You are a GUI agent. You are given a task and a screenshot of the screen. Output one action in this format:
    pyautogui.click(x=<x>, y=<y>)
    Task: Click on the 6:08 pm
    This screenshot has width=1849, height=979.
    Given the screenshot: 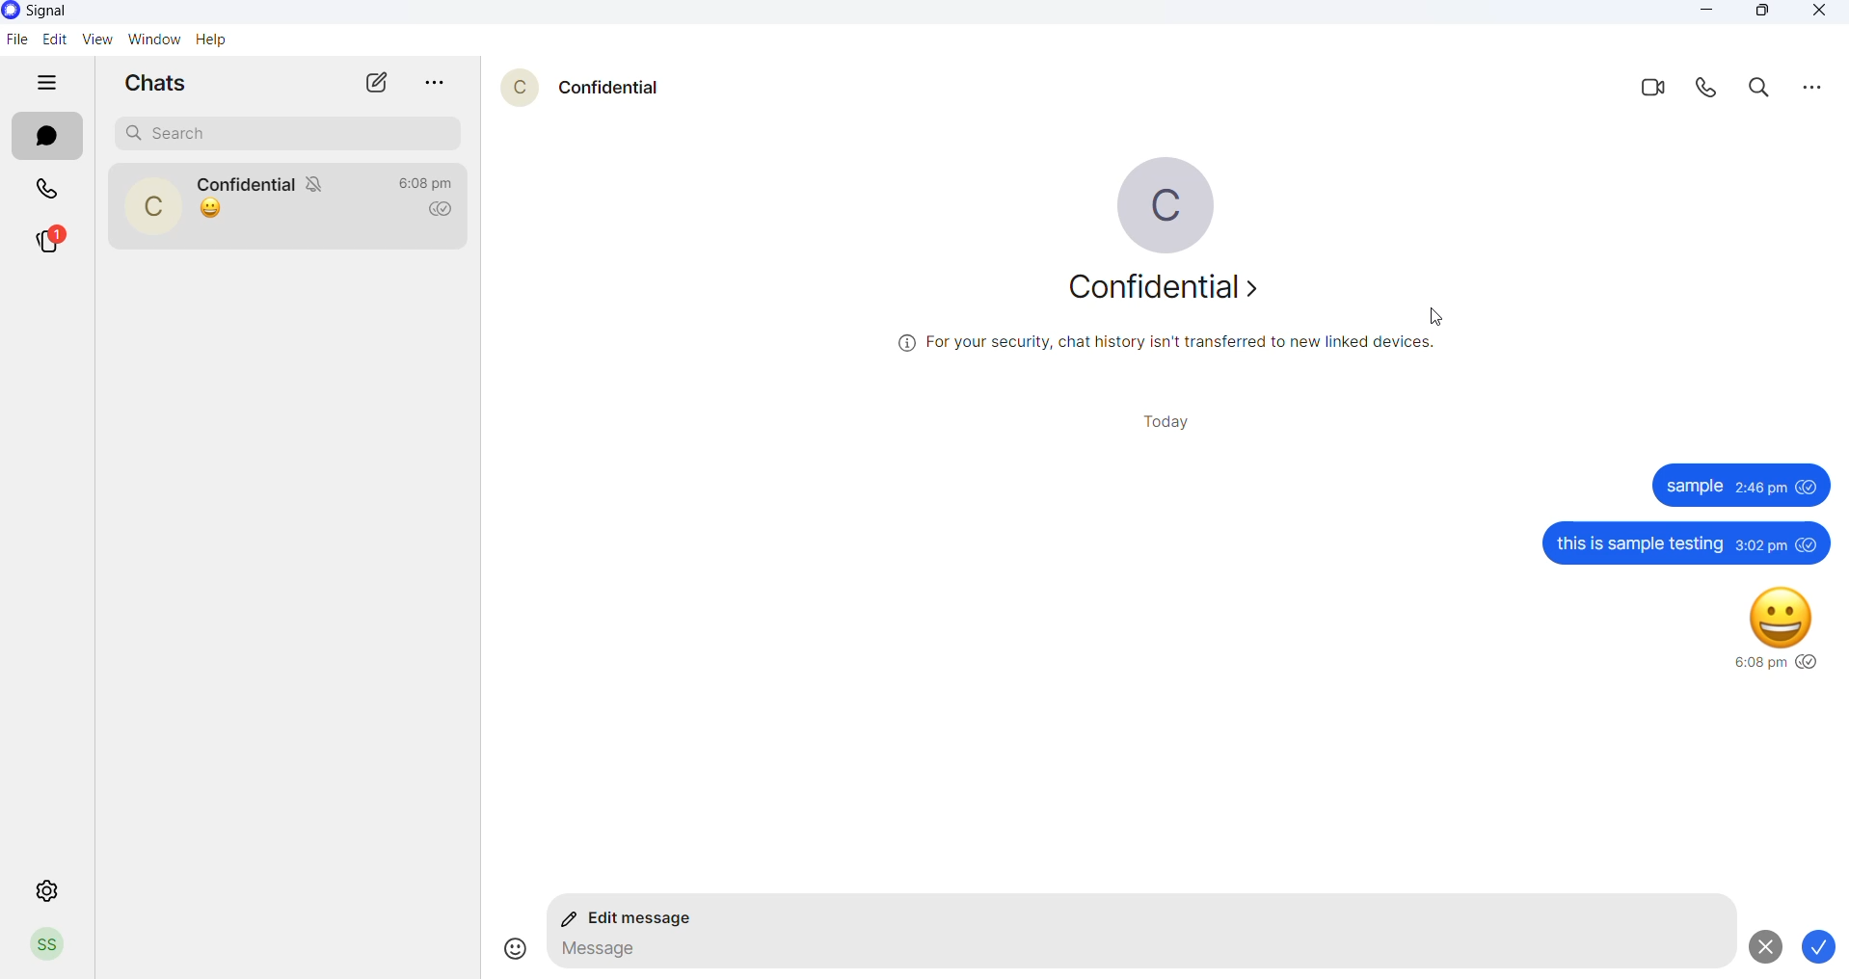 What is the action you would take?
    pyautogui.click(x=1757, y=664)
    